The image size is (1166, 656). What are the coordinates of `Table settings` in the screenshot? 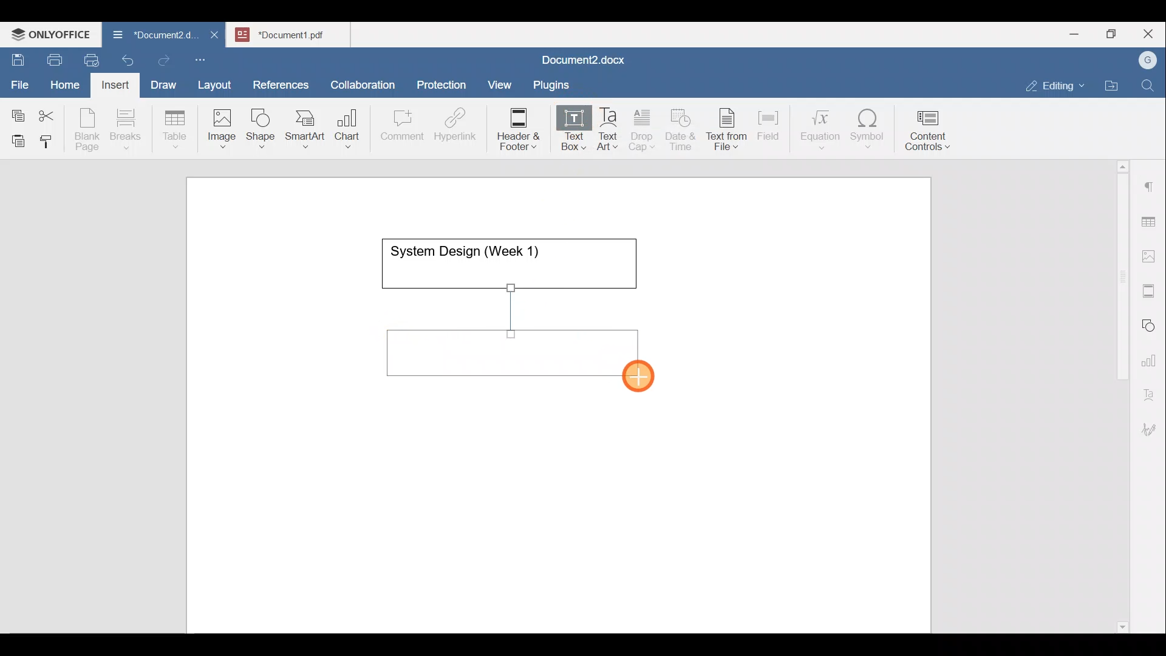 It's located at (1151, 220).